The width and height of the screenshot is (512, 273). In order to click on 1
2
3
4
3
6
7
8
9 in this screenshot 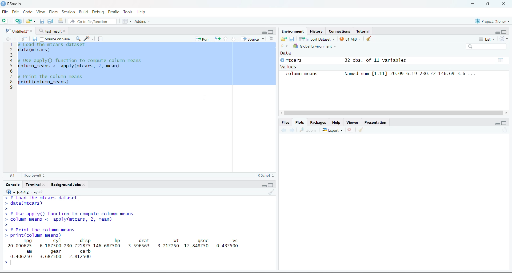, I will do `click(11, 68)`.